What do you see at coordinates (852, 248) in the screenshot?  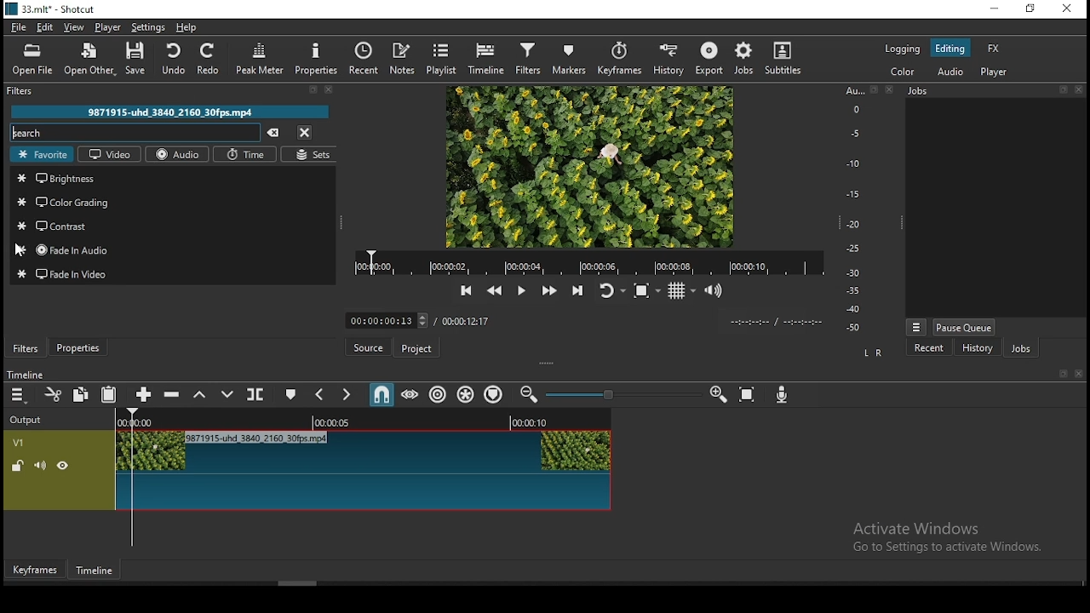 I see `-25` at bounding box center [852, 248].